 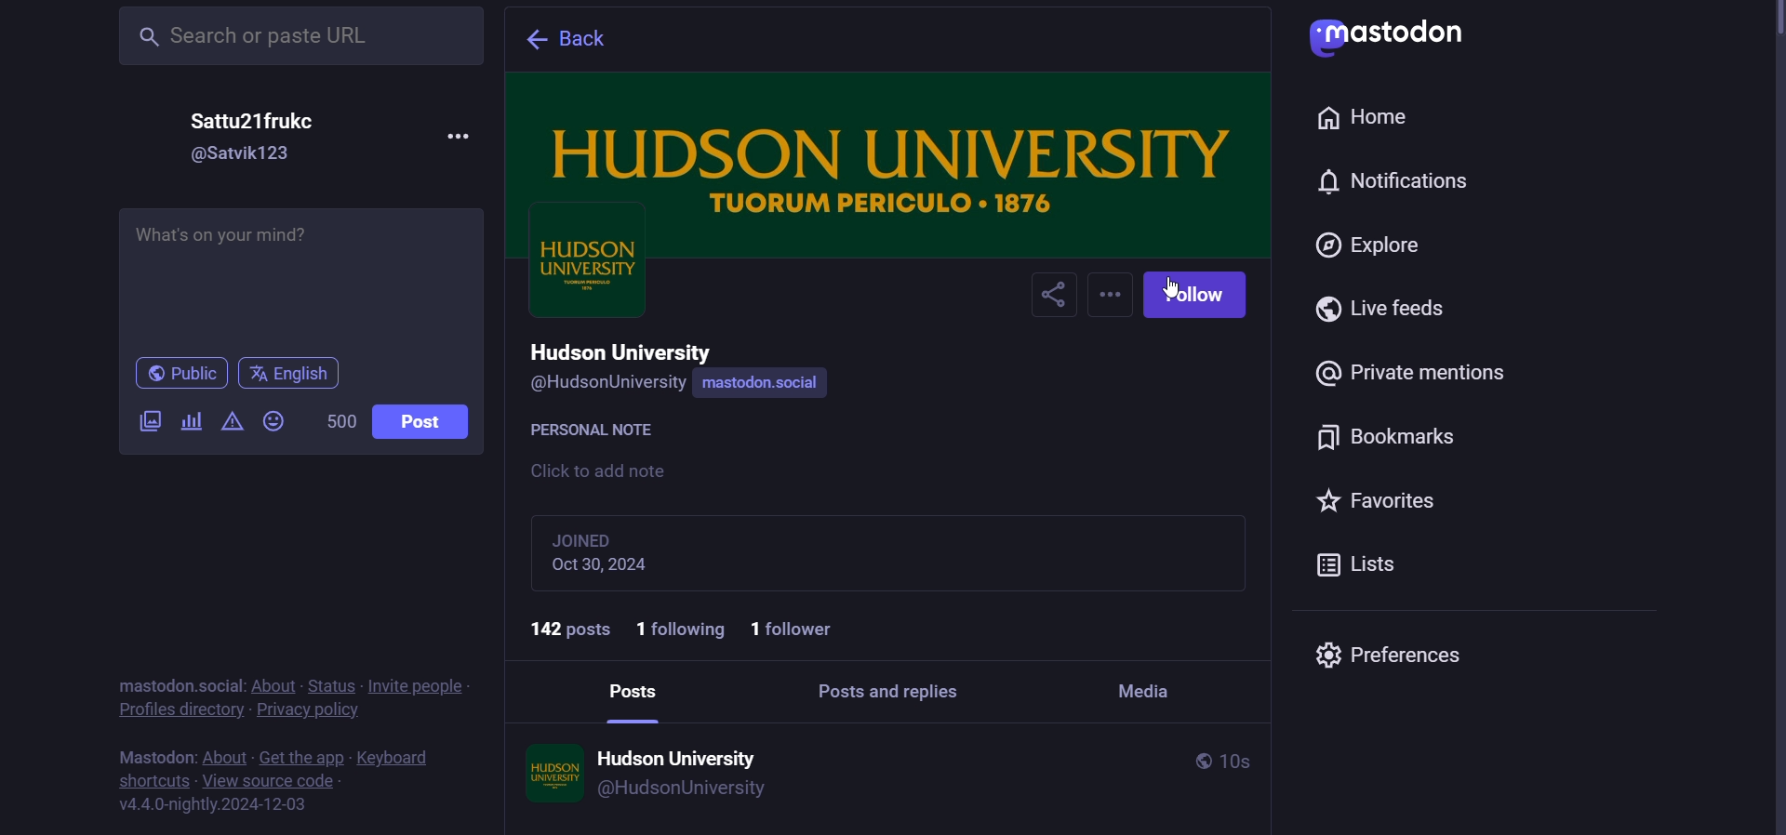 What do you see at coordinates (310, 712) in the screenshot?
I see `privacy policy` at bounding box center [310, 712].